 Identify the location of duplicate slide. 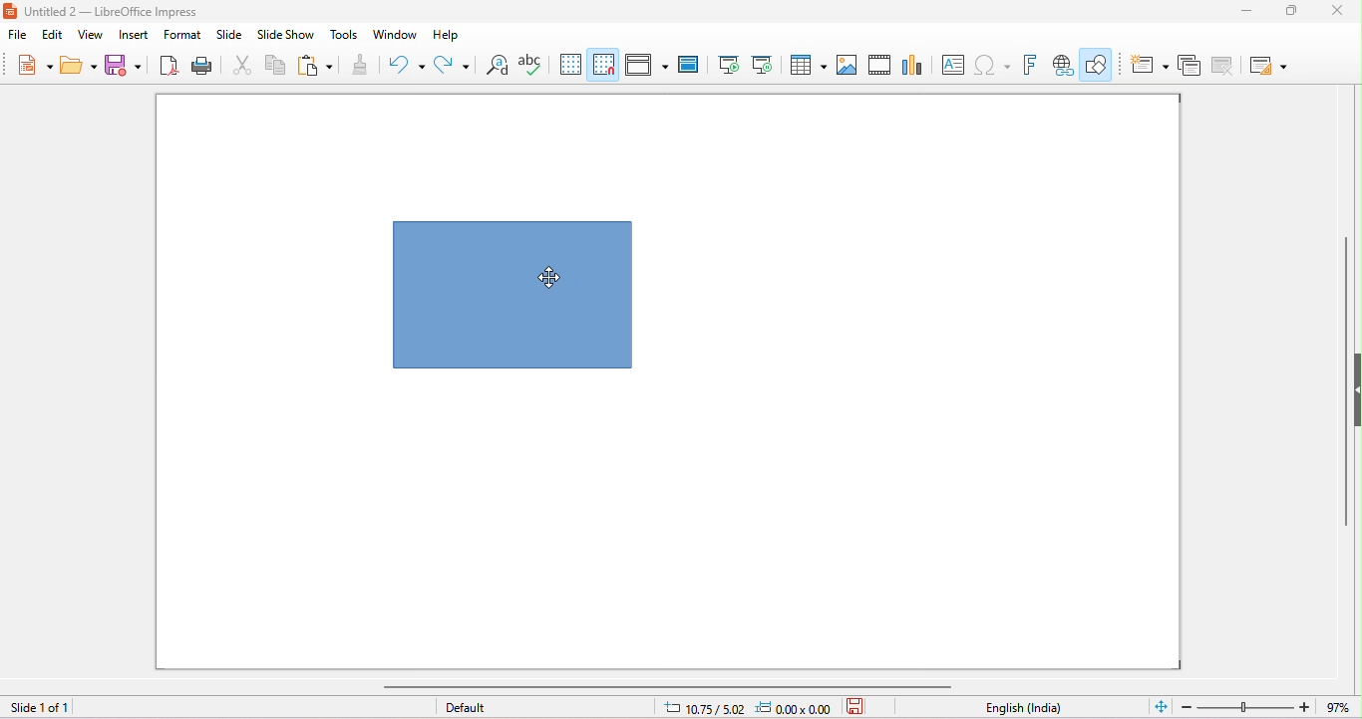
(1190, 68).